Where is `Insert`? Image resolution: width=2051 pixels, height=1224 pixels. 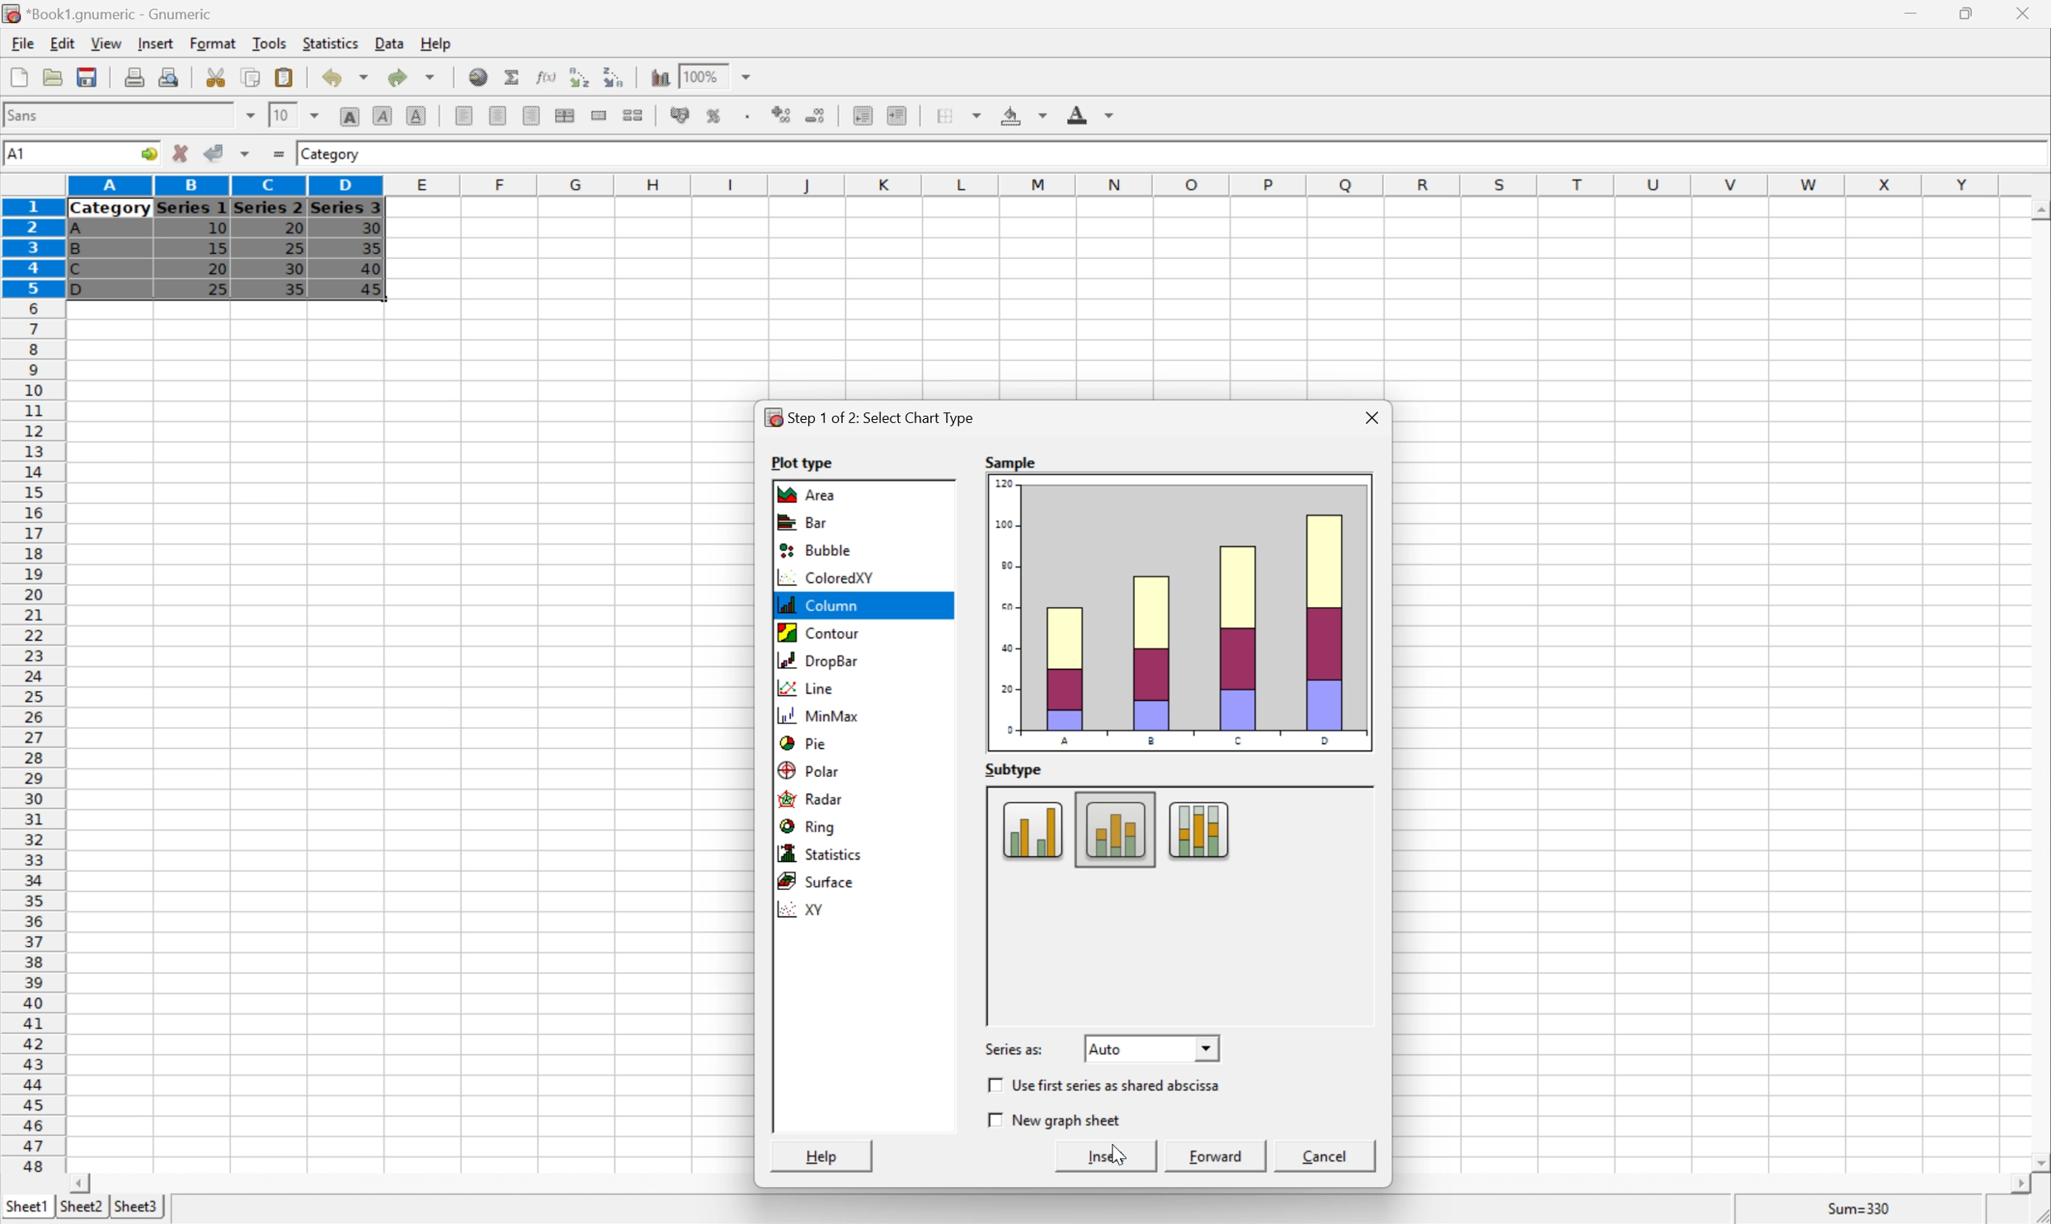
Insert is located at coordinates (1110, 1157).